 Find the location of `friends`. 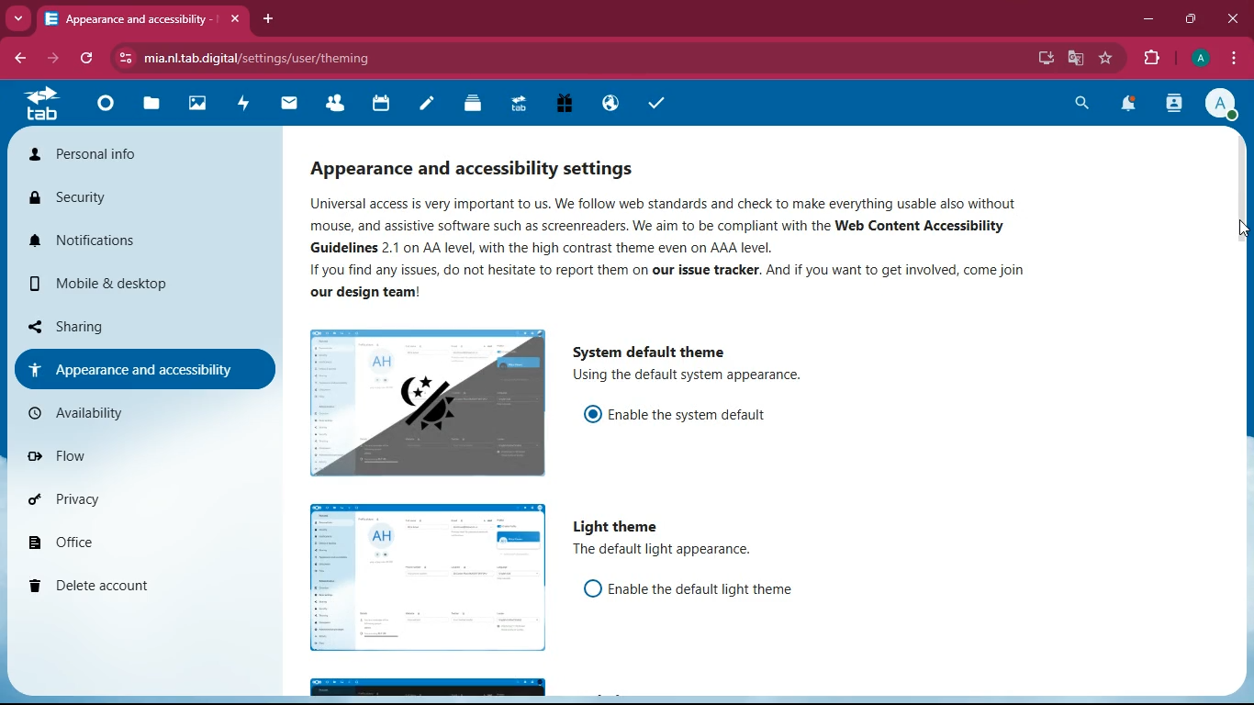

friends is located at coordinates (333, 106).